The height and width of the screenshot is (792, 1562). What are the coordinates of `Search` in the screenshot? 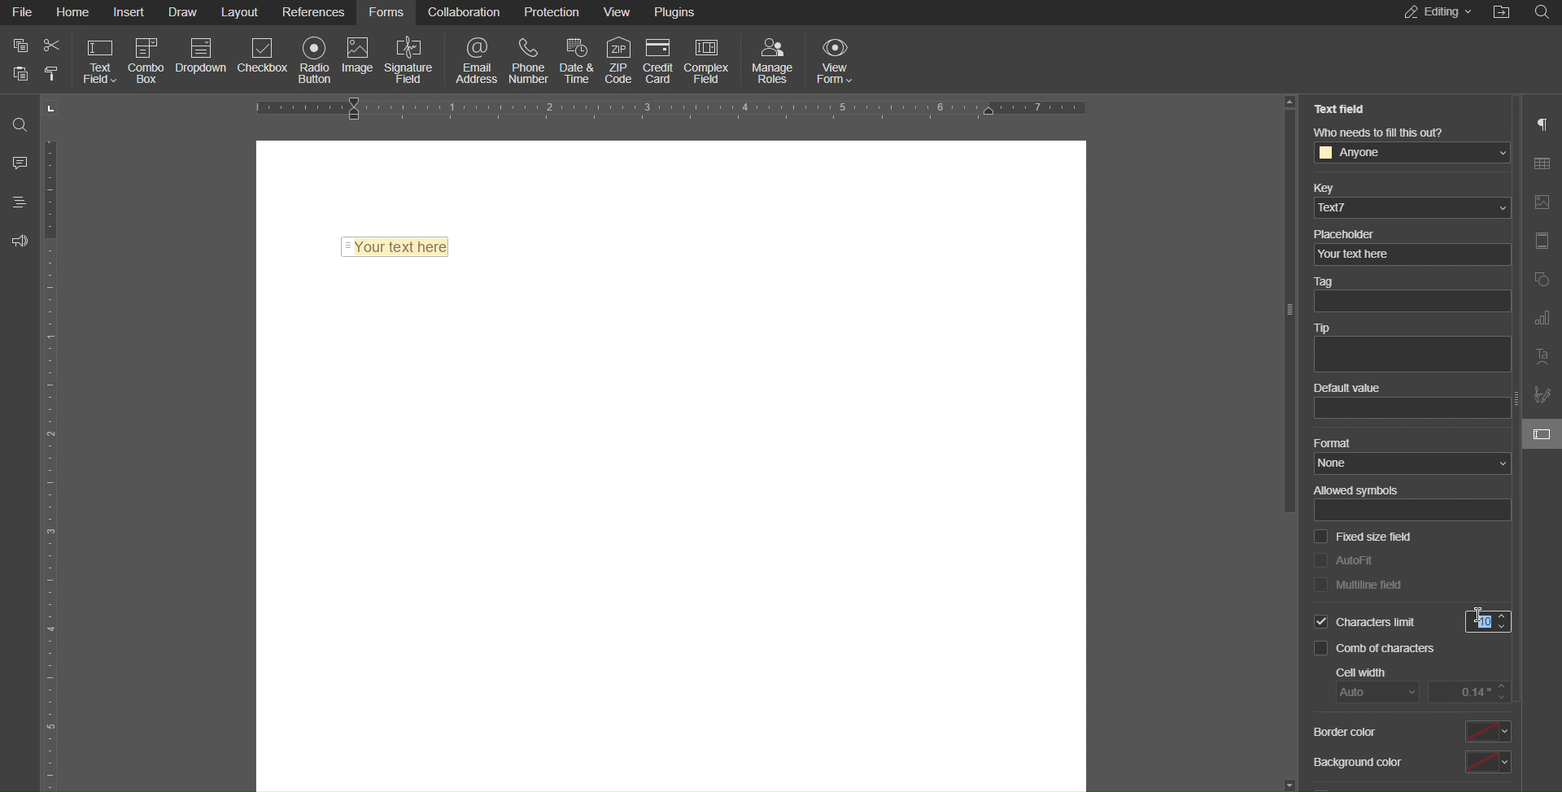 It's located at (1546, 12).